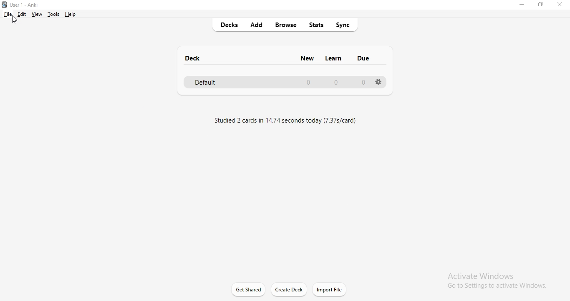 This screenshot has width=570, height=301. Describe the element at coordinates (346, 25) in the screenshot. I see `sync` at that location.